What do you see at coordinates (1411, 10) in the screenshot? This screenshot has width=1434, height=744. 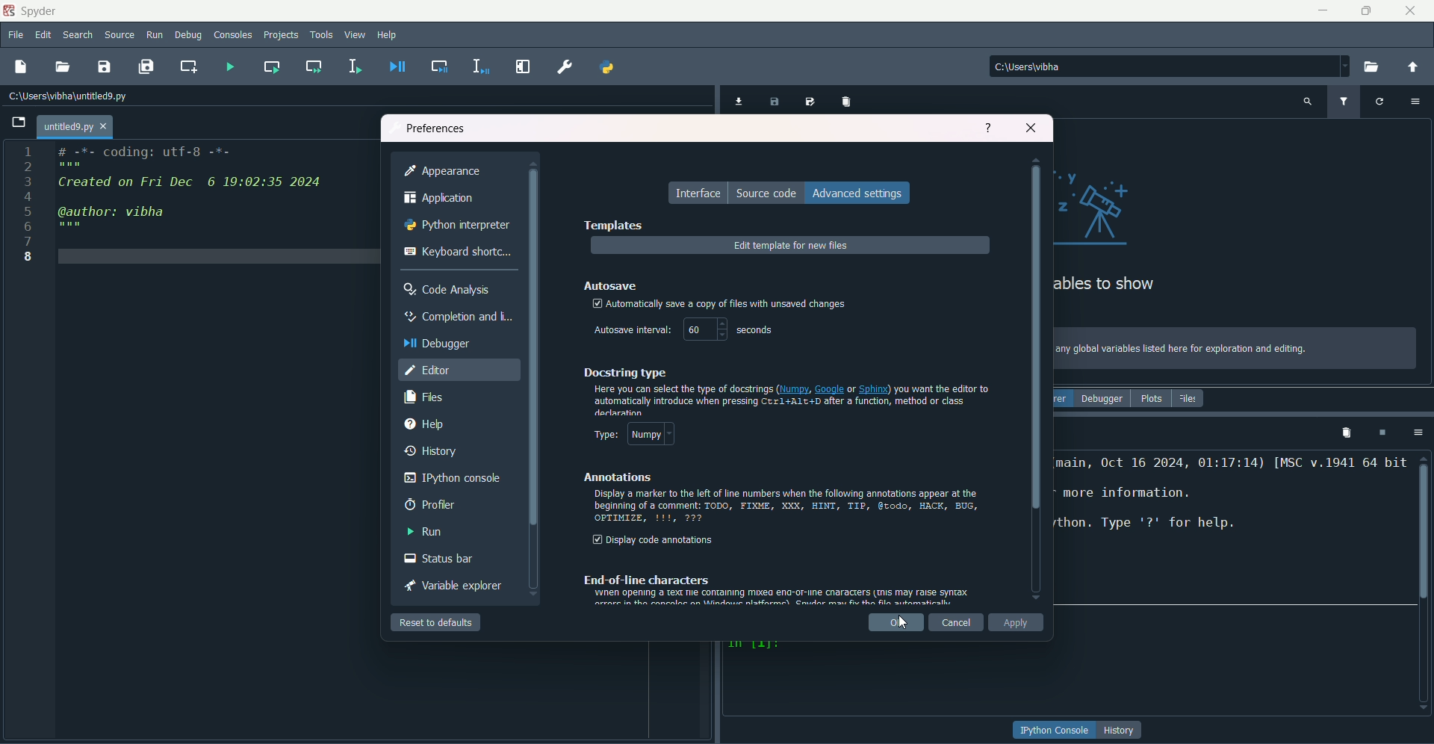 I see `close` at bounding box center [1411, 10].